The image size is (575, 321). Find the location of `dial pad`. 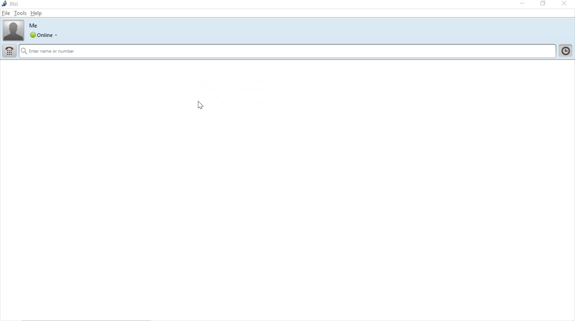

dial pad is located at coordinates (9, 51).